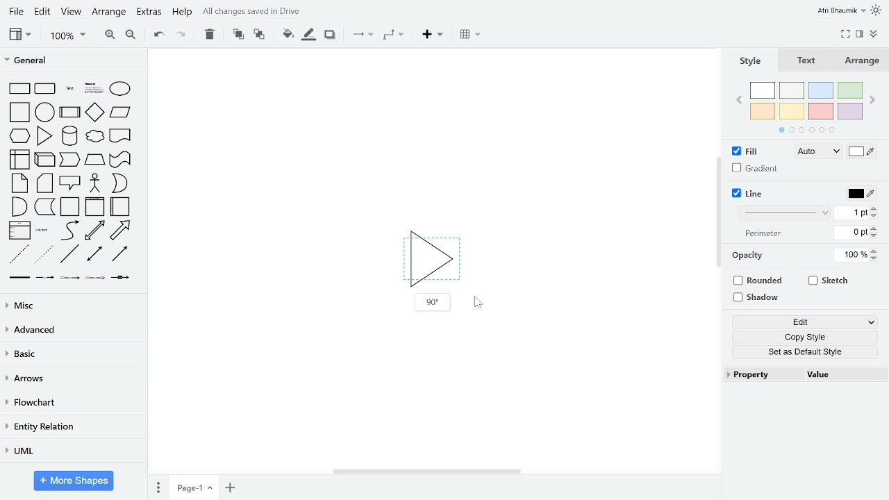 Image resolution: width=889 pixels, height=500 pixels. I want to click on and, so click(18, 207).